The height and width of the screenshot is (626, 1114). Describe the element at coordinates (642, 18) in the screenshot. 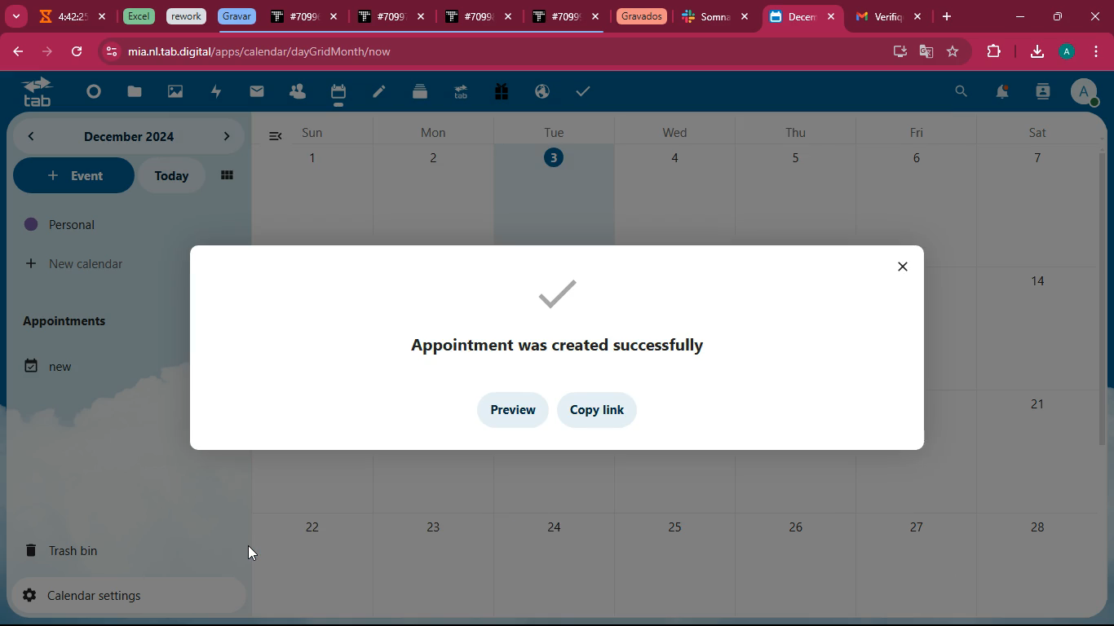

I see `tab` at that location.